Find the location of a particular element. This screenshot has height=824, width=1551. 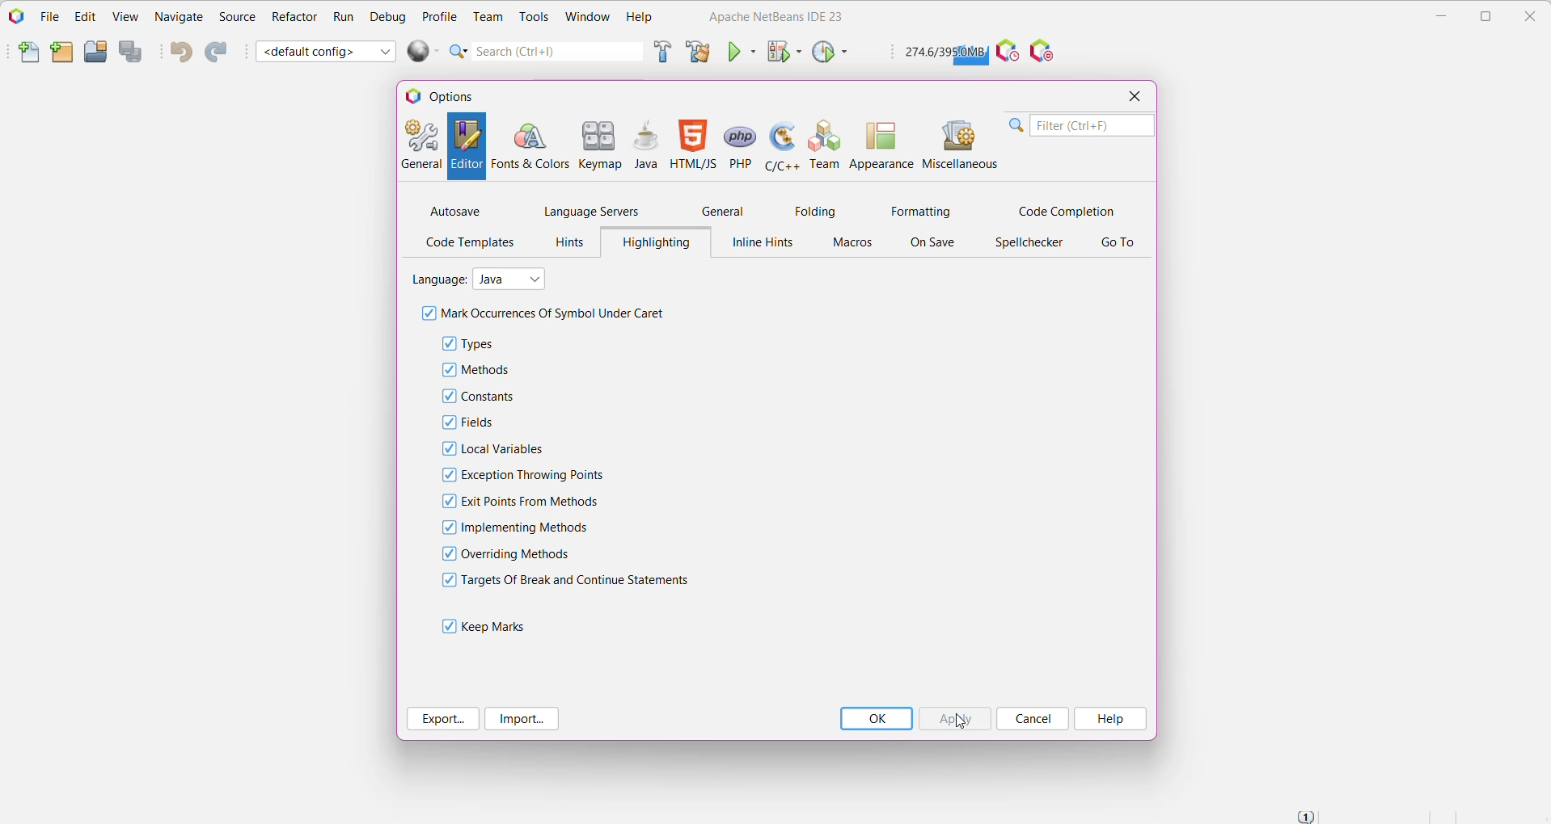

Highlighting is located at coordinates (655, 242).